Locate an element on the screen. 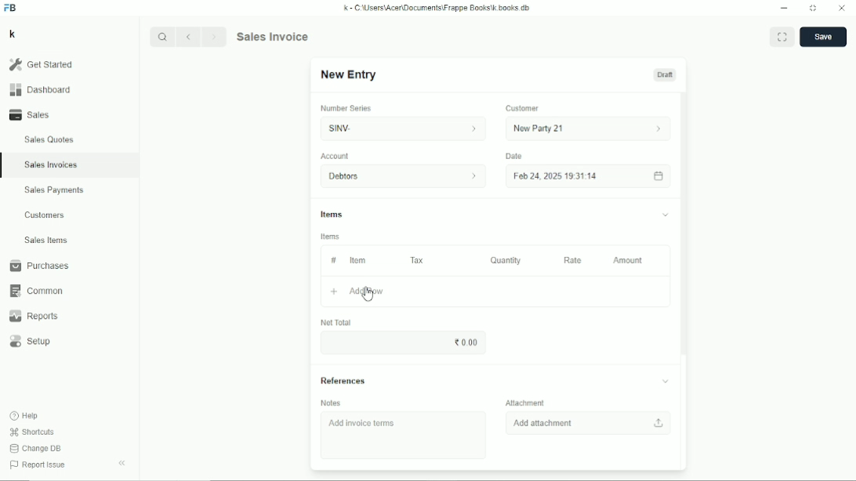  Report issue is located at coordinates (36, 466).